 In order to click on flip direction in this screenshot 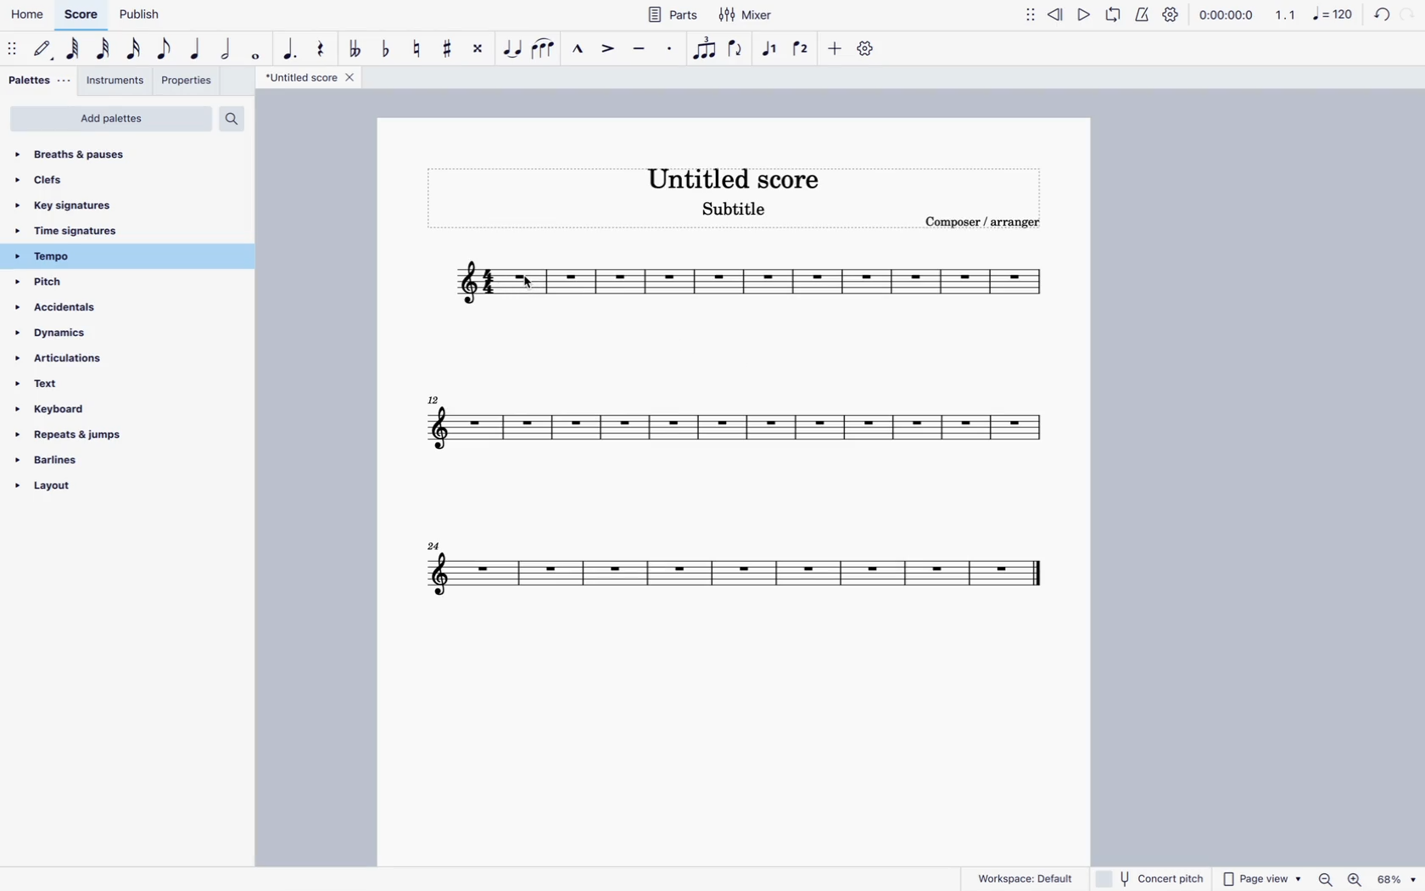, I will do `click(736, 48)`.